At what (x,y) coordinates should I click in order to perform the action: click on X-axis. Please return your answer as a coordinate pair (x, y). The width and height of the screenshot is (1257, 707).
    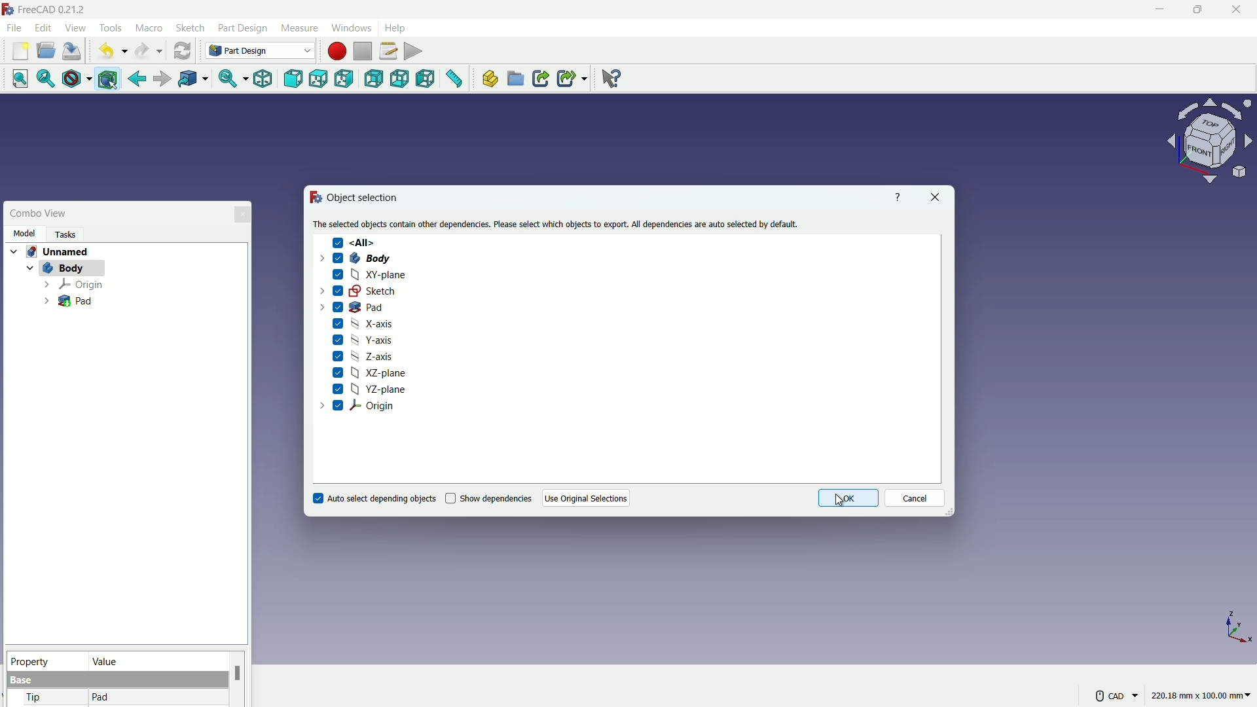
    Looking at the image, I should click on (364, 323).